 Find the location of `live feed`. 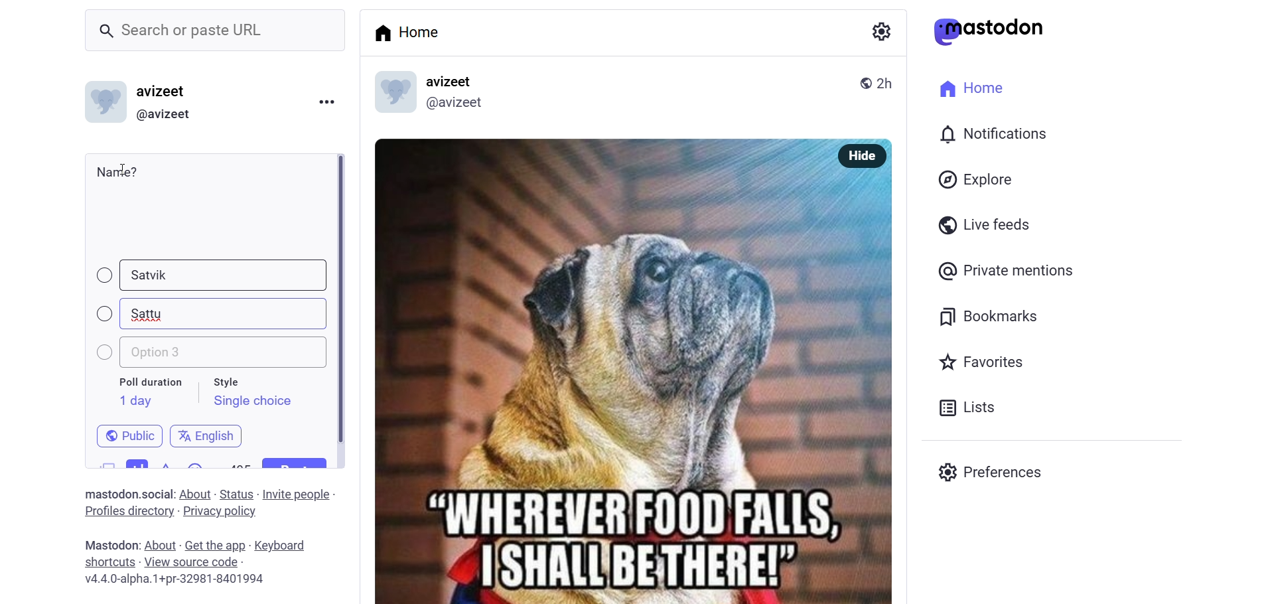

live feed is located at coordinates (981, 224).